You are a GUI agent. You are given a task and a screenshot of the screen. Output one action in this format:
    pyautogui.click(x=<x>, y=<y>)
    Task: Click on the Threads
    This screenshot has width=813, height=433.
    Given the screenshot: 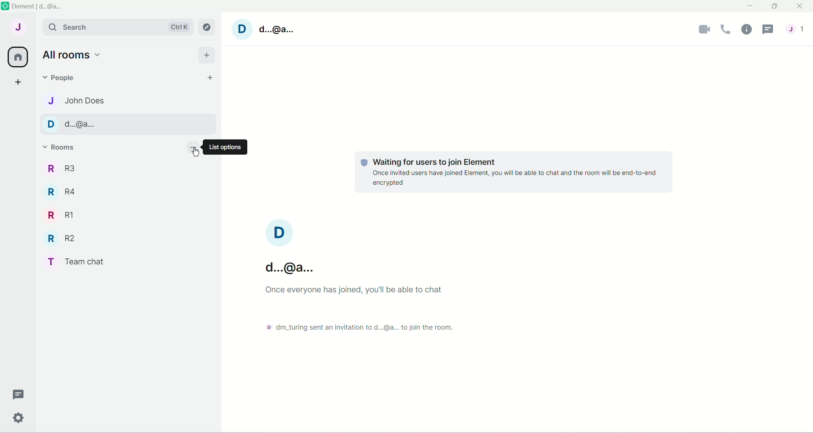 What is the action you would take?
    pyautogui.click(x=770, y=29)
    